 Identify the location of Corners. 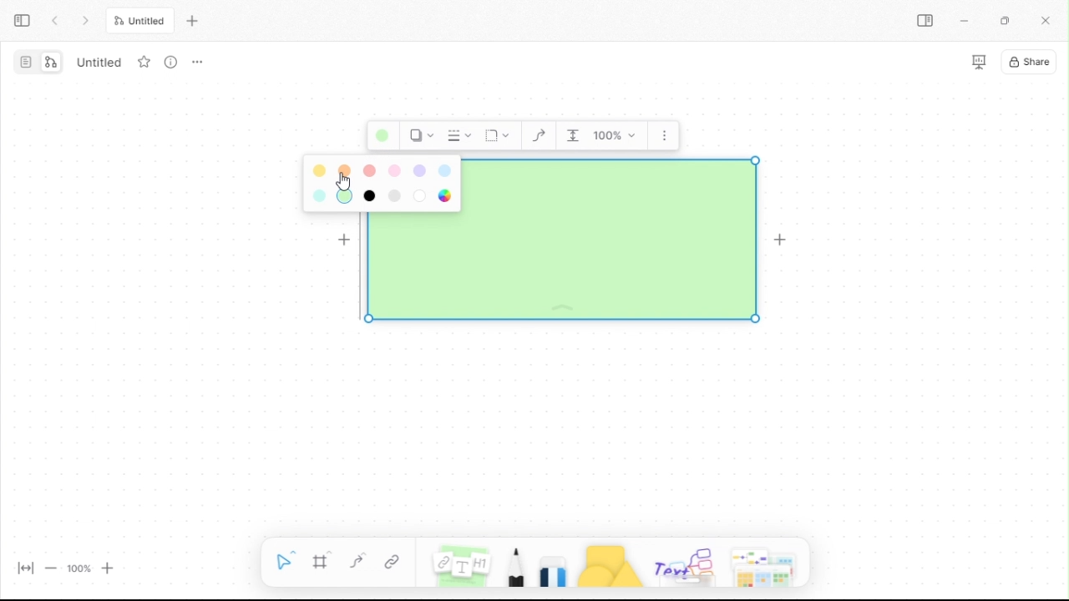
(498, 137).